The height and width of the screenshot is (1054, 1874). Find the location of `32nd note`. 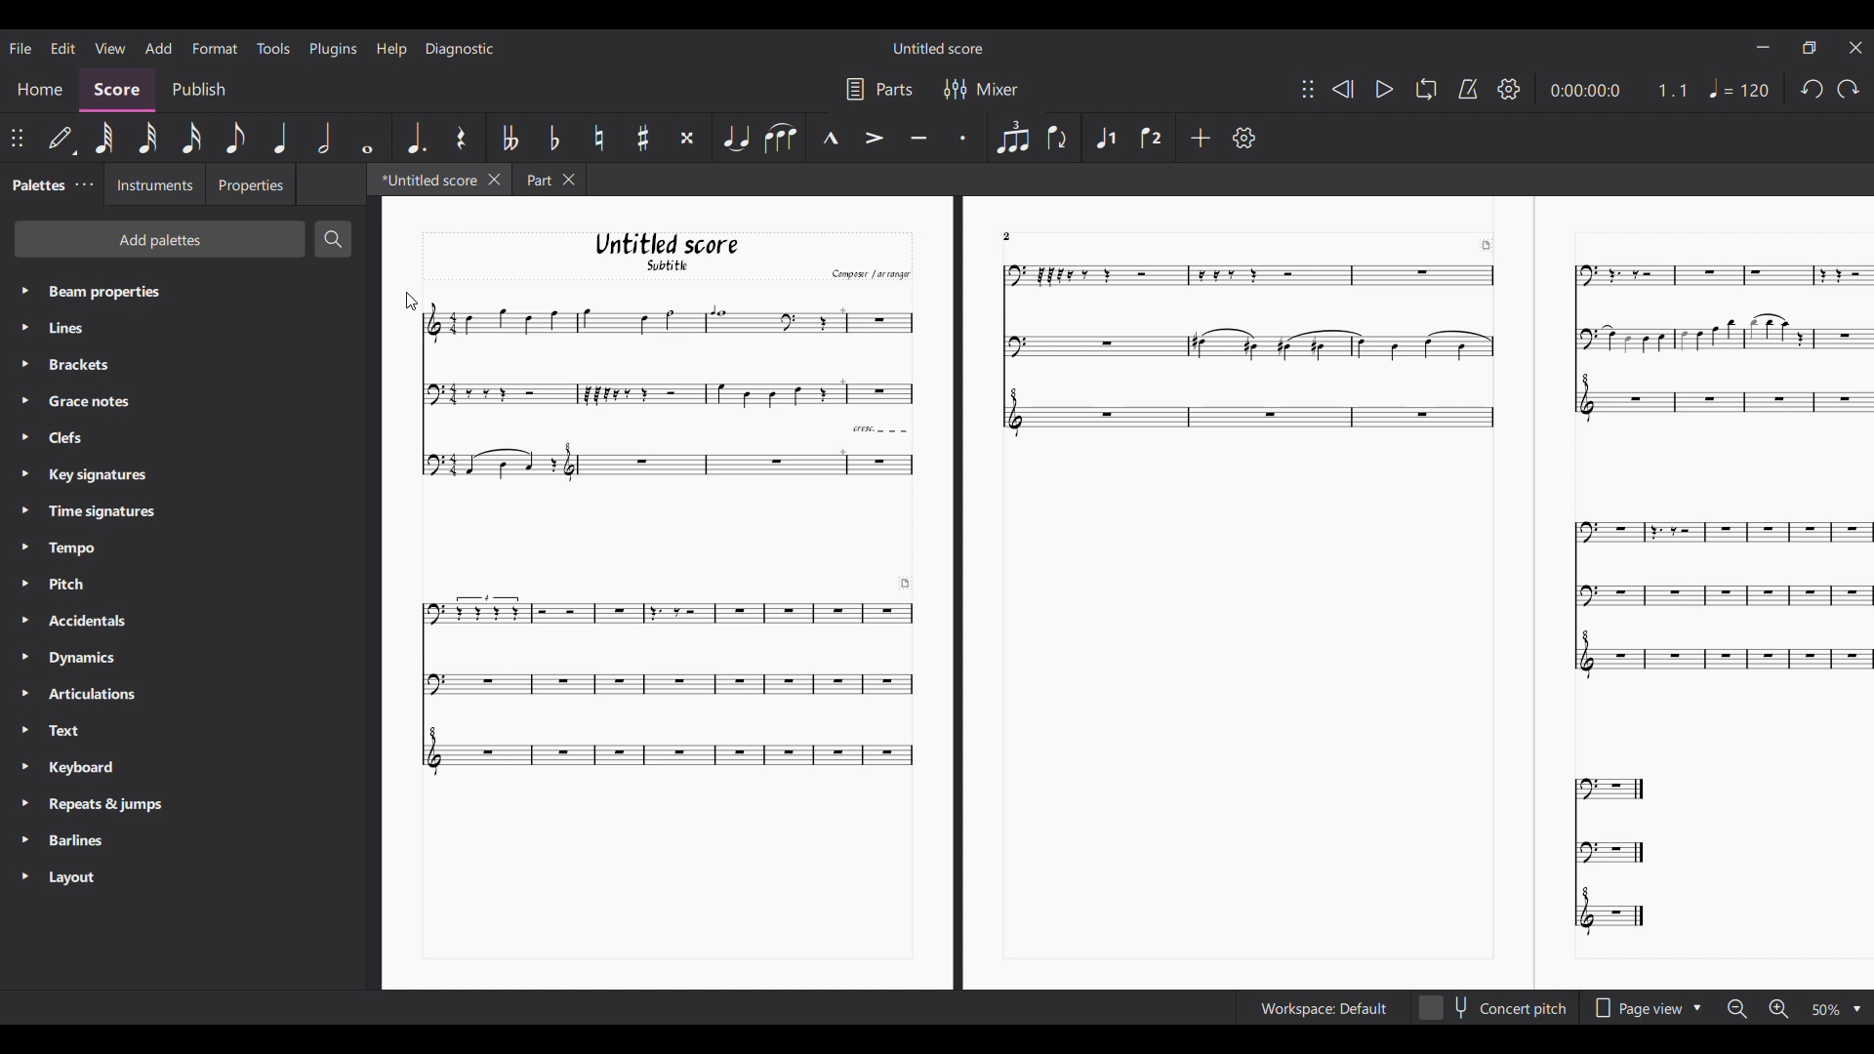

32nd note is located at coordinates (149, 138).